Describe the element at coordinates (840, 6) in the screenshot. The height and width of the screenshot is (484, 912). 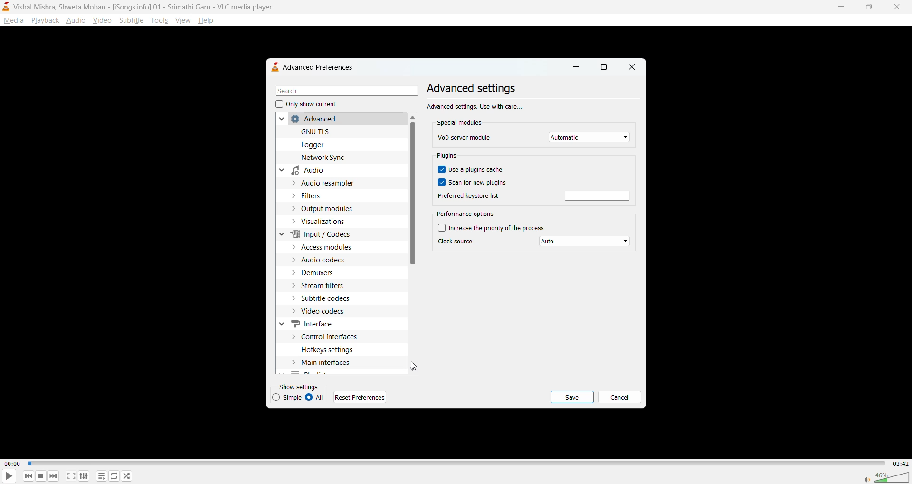
I see `minimize` at that location.